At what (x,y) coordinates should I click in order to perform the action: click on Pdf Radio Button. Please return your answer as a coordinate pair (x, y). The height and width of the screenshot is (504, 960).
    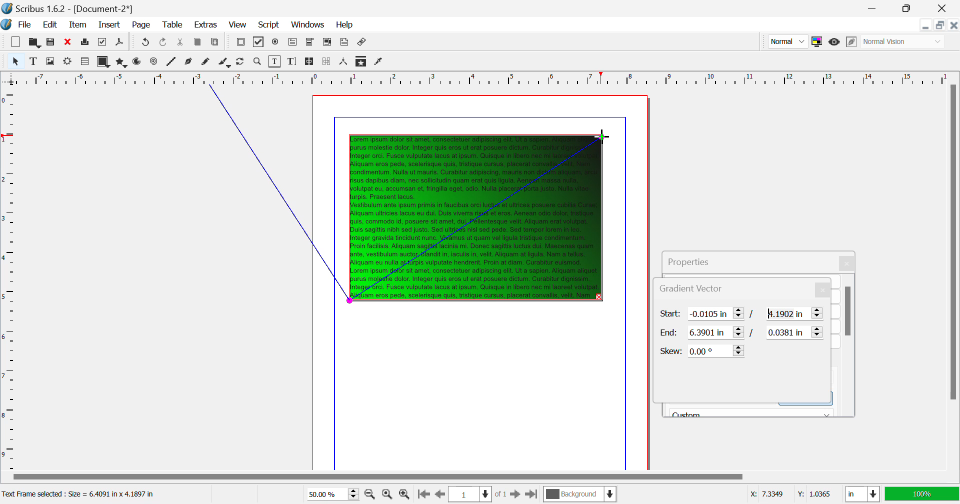
    Looking at the image, I should click on (275, 43).